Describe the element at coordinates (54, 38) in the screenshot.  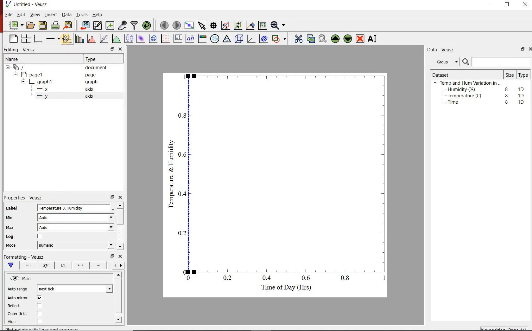
I see `add an axis to a plot` at that location.